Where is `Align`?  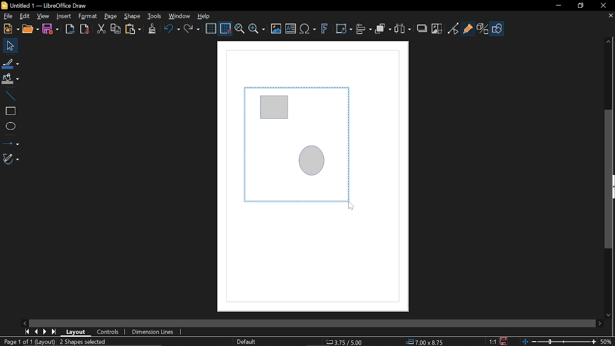
Align is located at coordinates (364, 30).